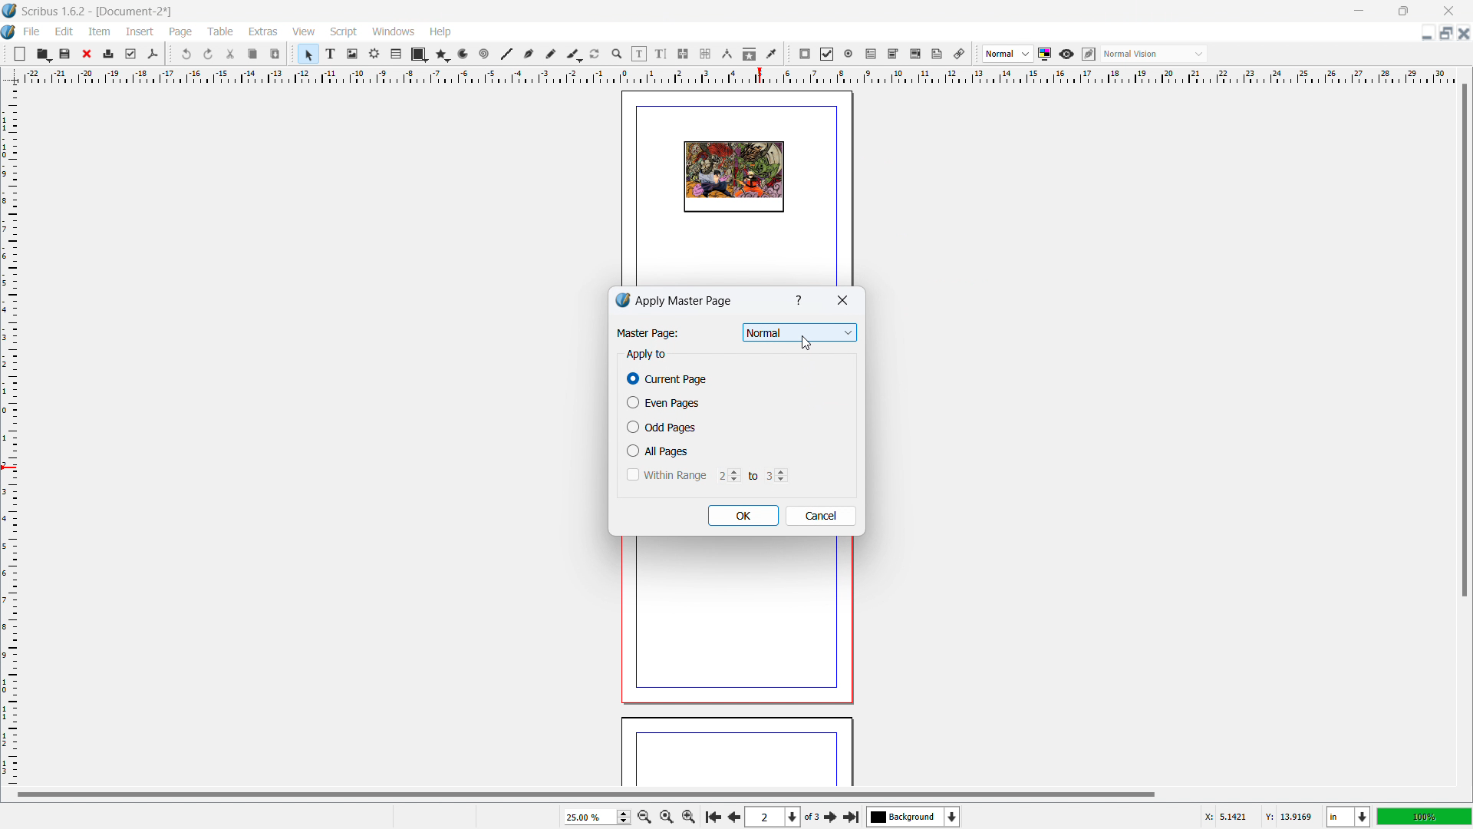  I want to click on close, so click(88, 54).